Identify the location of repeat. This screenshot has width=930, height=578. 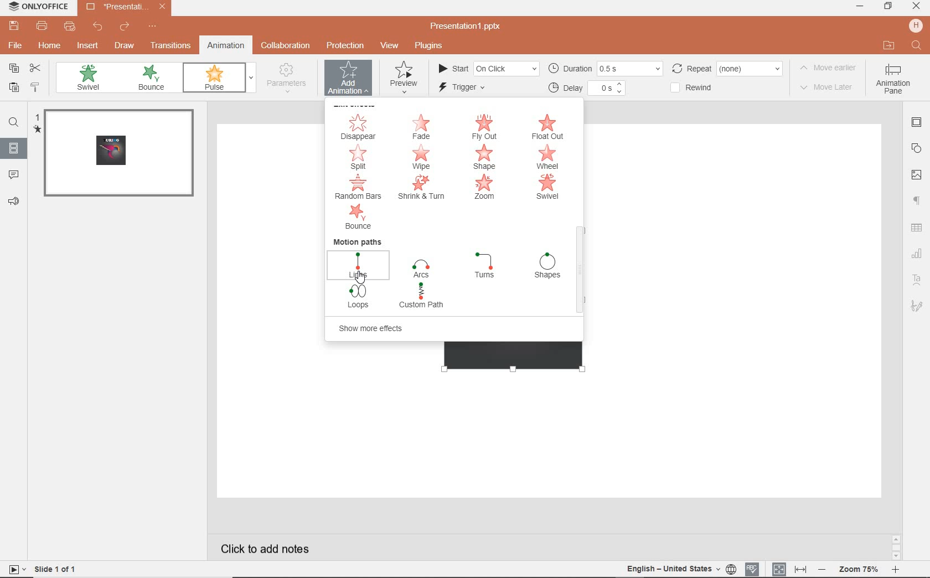
(728, 68).